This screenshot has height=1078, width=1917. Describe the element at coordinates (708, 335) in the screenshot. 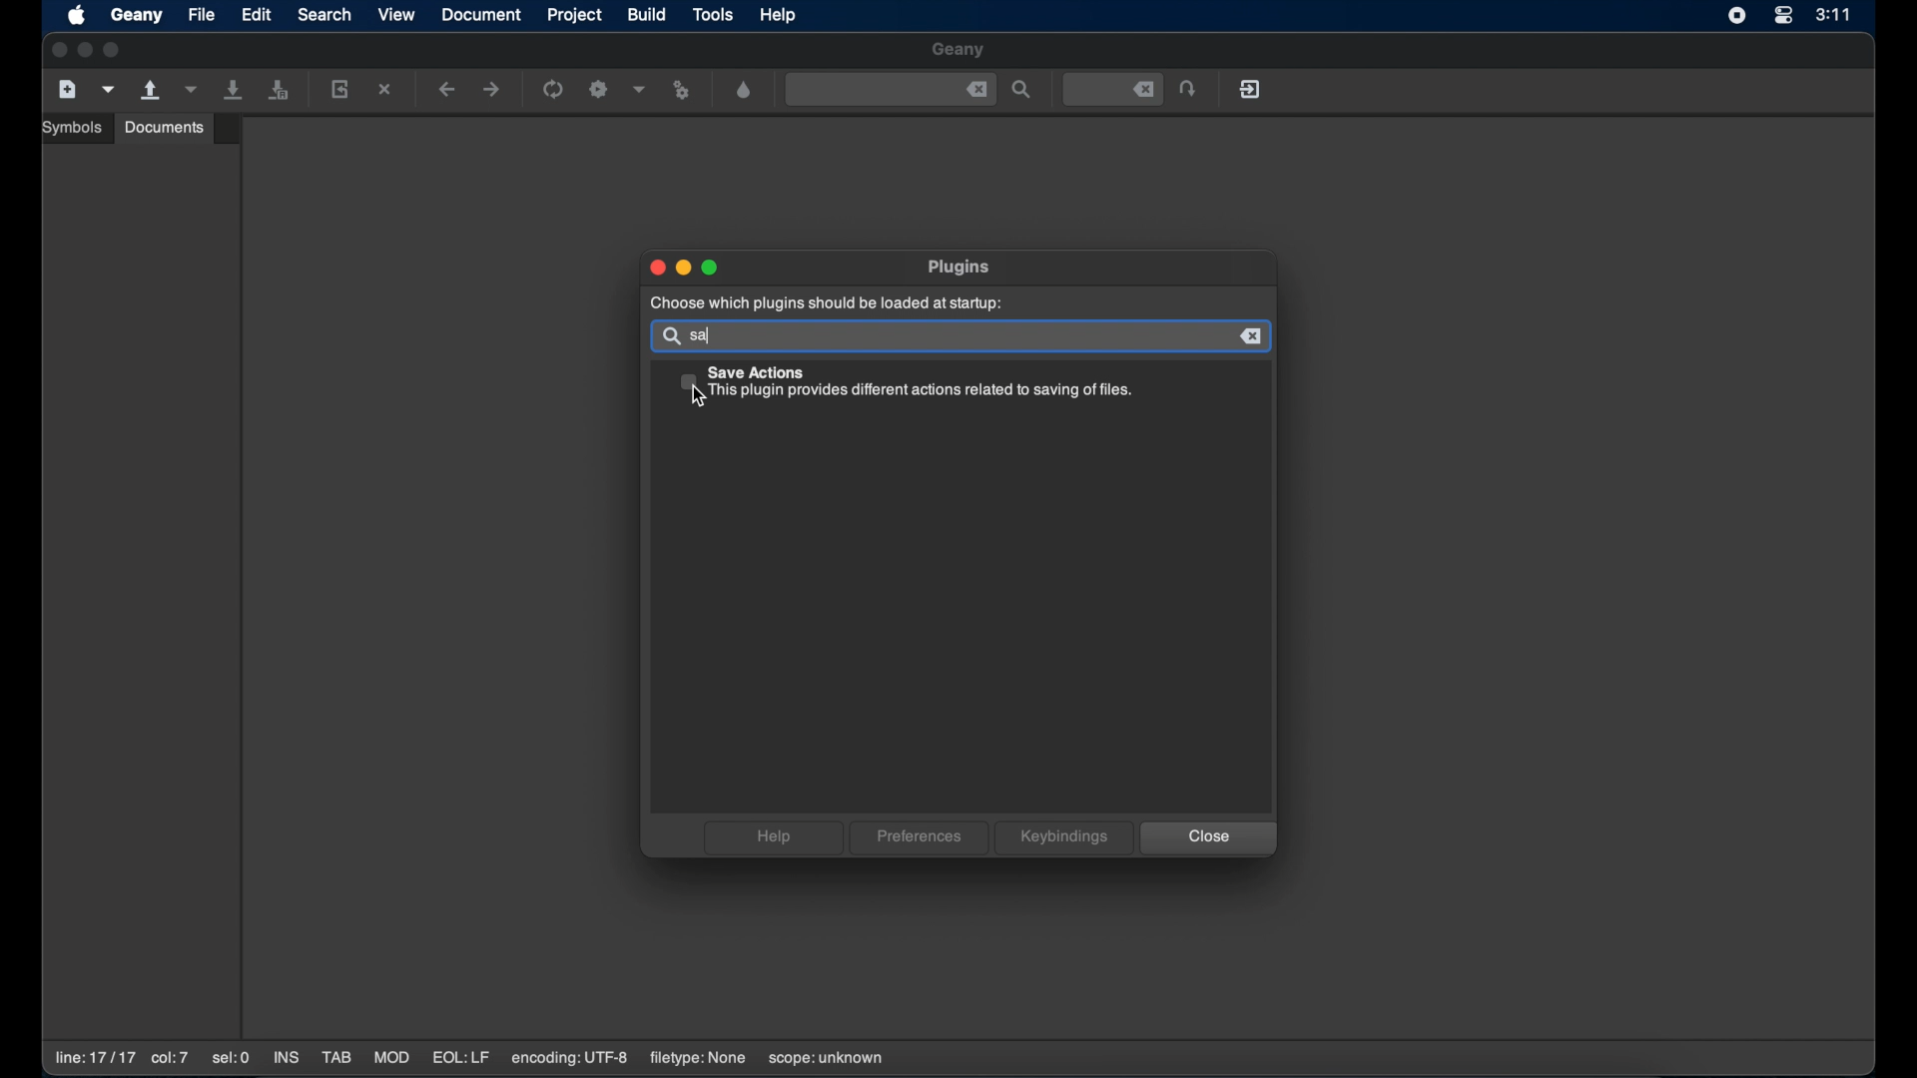

I see `text cursor` at that location.